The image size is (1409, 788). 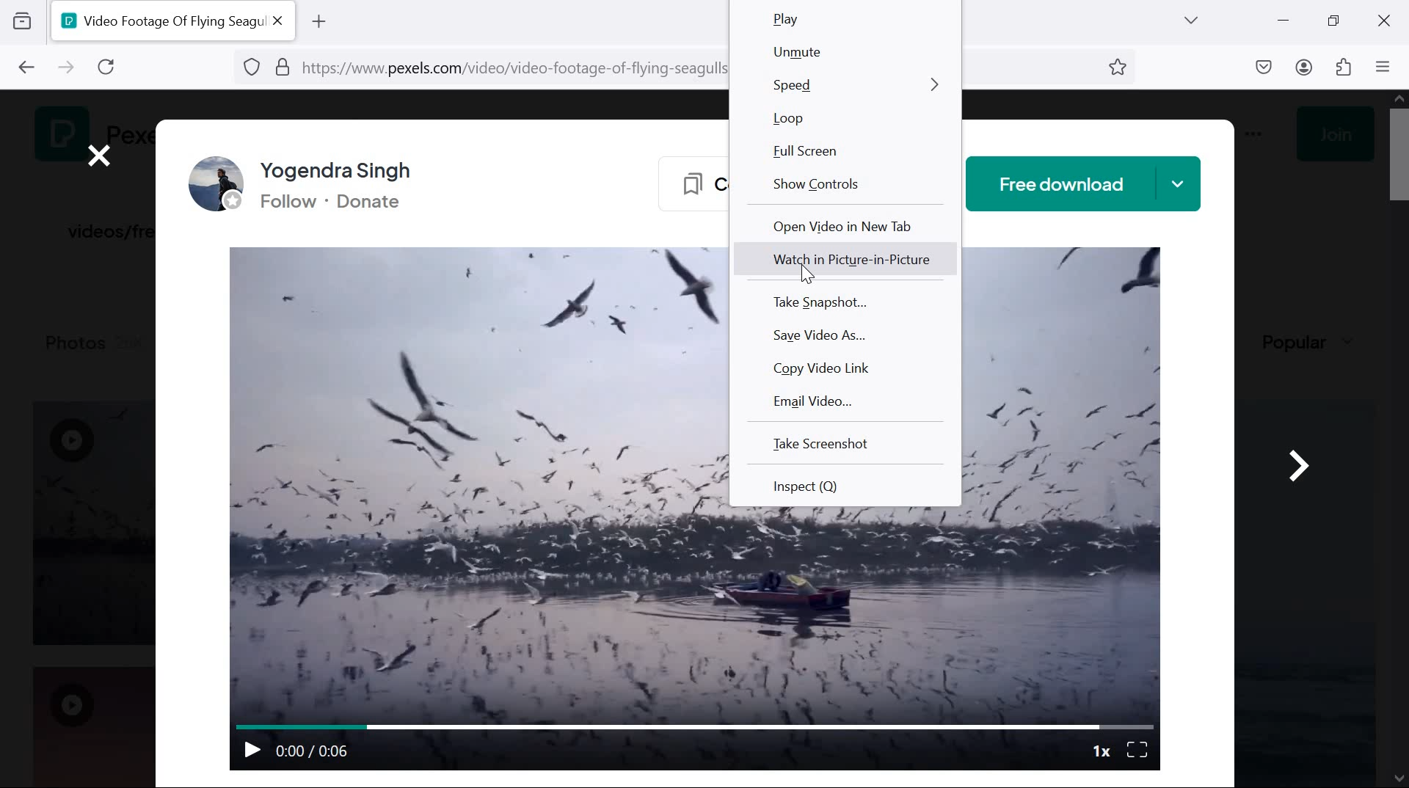 What do you see at coordinates (280, 21) in the screenshot?
I see `close` at bounding box center [280, 21].